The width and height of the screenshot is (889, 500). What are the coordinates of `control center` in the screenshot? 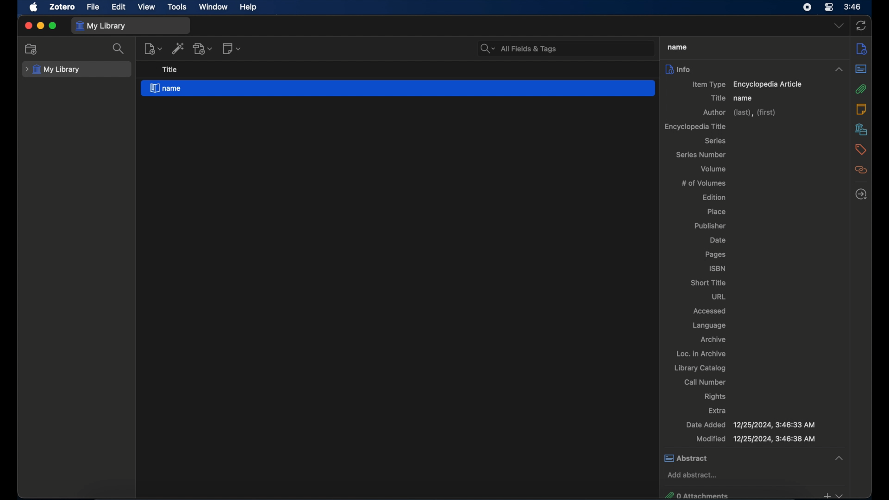 It's located at (829, 7).